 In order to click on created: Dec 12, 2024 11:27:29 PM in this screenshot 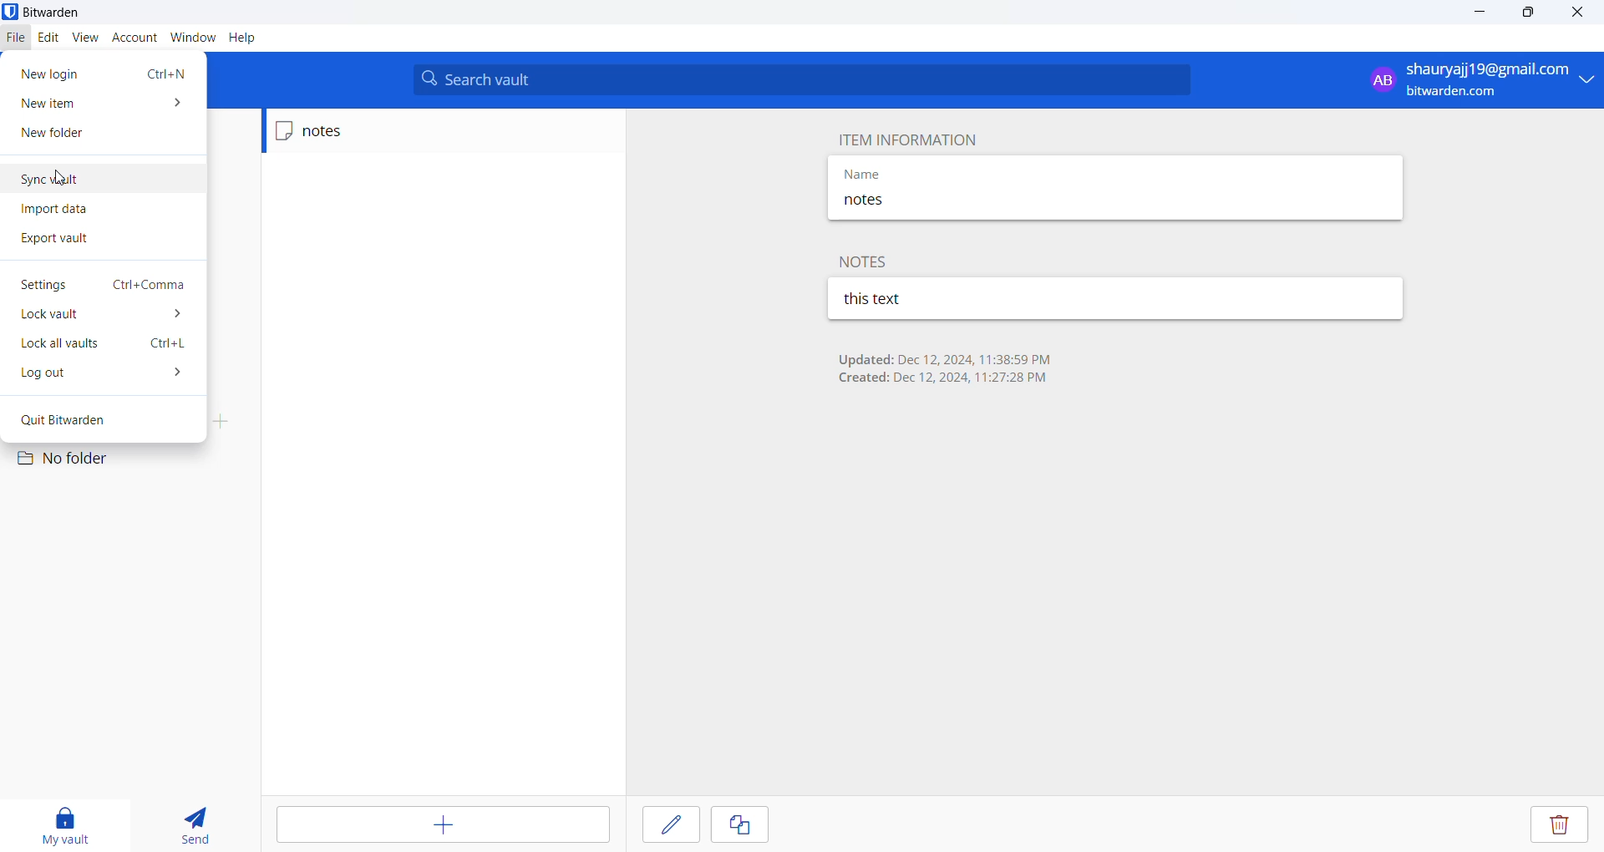, I will do `click(943, 380)`.